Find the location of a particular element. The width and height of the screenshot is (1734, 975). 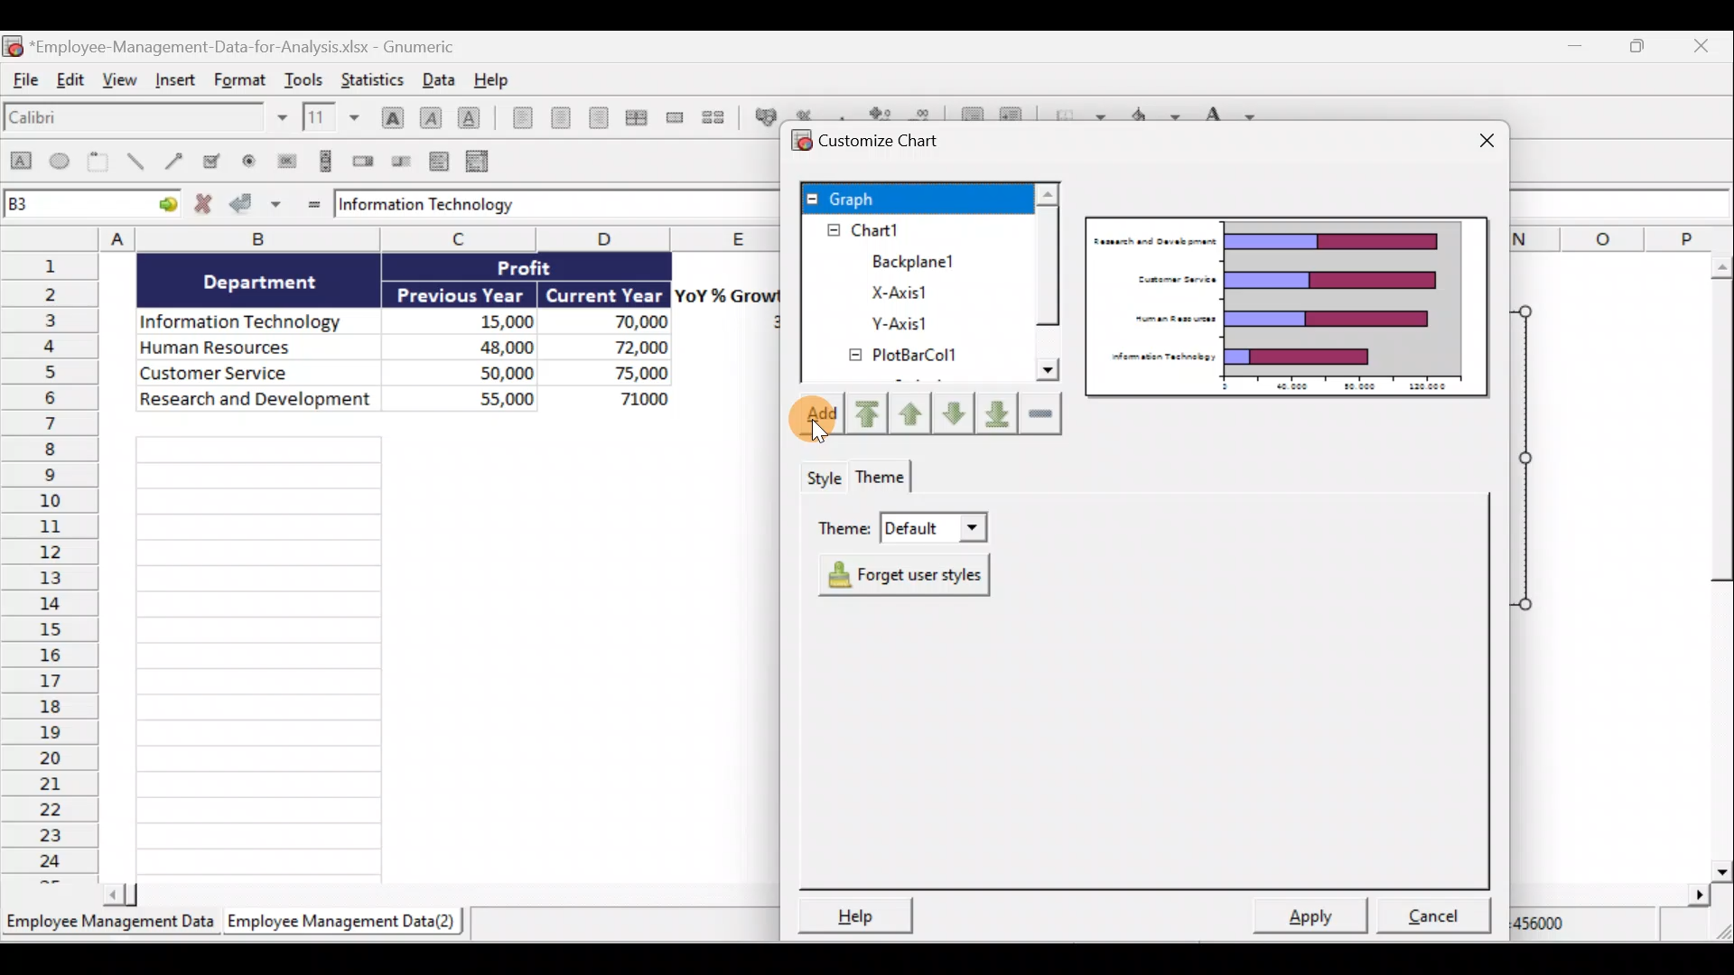

Chart is located at coordinates (906, 230).